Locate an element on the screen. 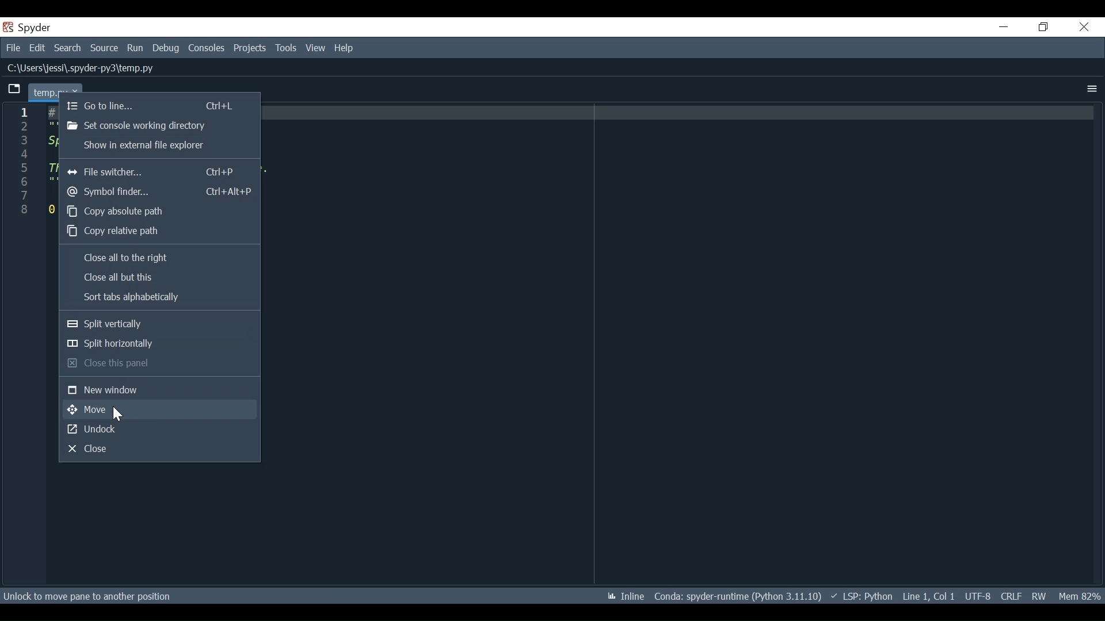  Consoles is located at coordinates (206, 48).